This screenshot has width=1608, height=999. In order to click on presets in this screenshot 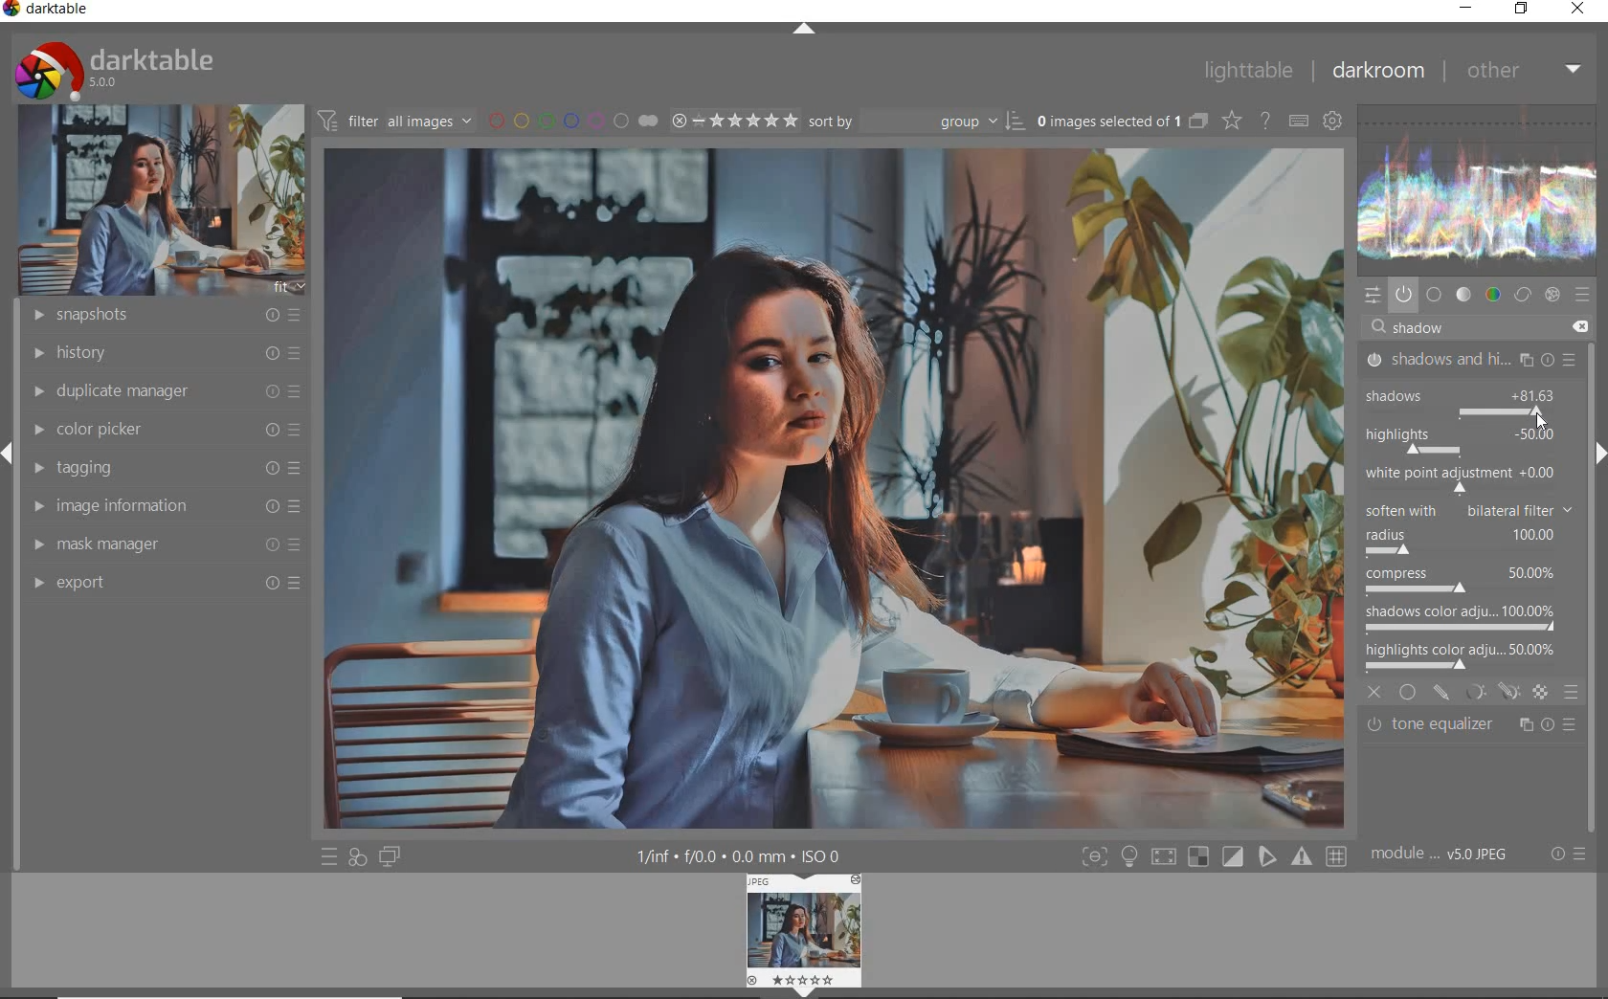, I will do `click(1583, 294)`.